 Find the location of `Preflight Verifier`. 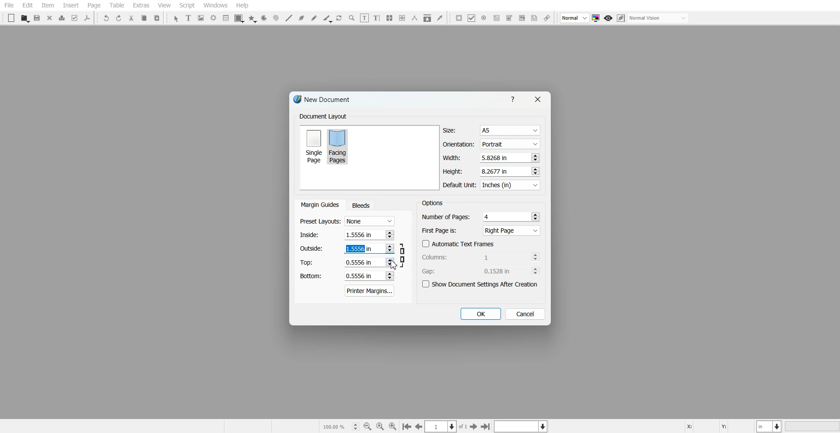

Preflight Verifier is located at coordinates (75, 18).